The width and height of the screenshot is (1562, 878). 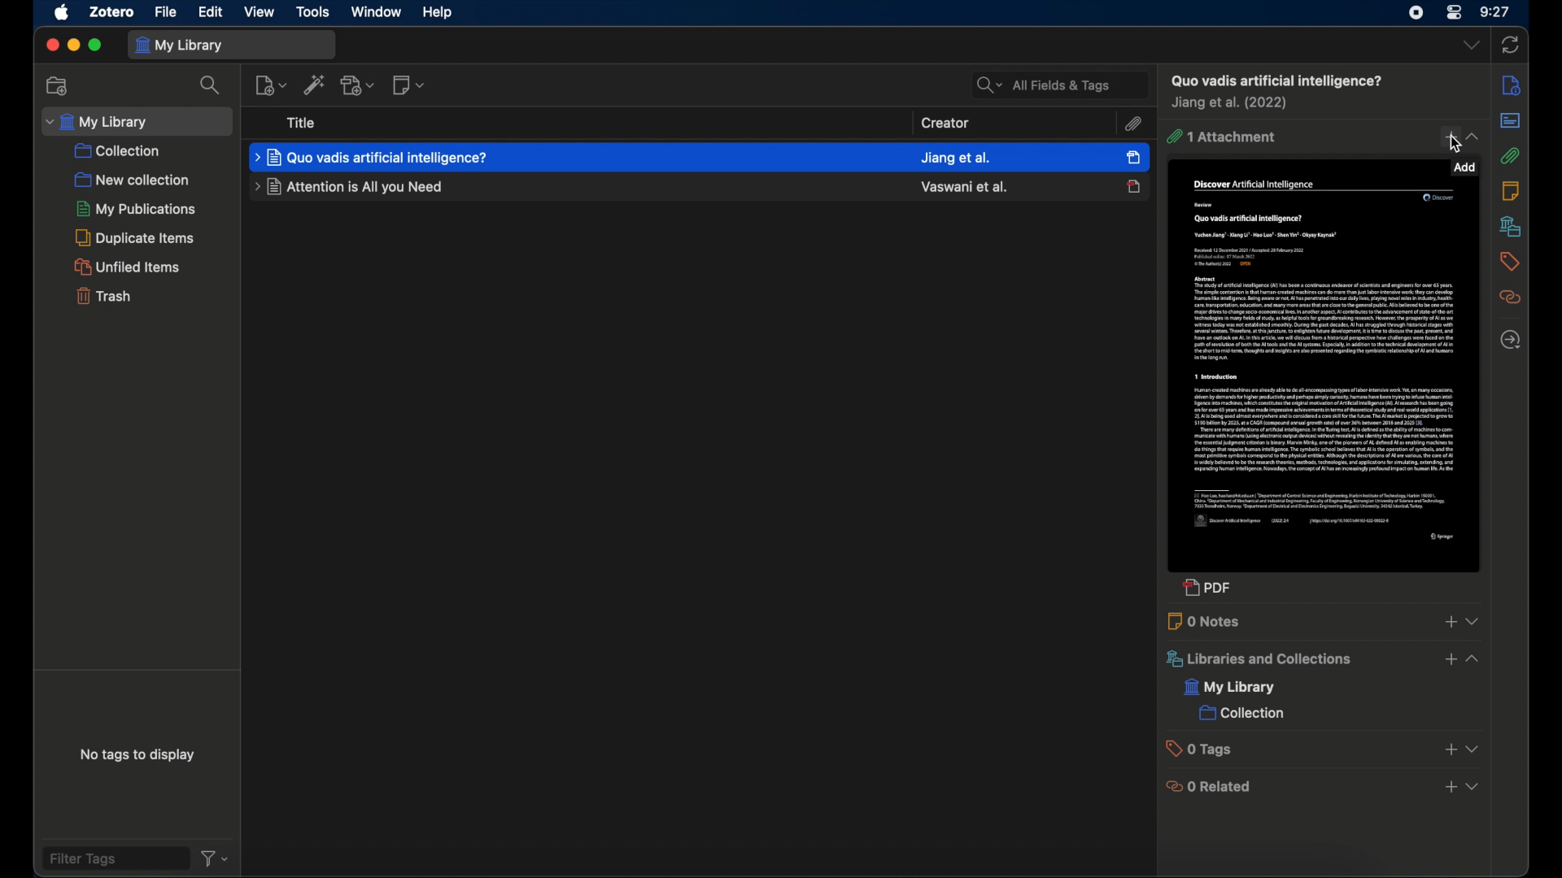 What do you see at coordinates (1134, 186) in the screenshot?
I see `unselected item` at bounding box center [1134, 186].